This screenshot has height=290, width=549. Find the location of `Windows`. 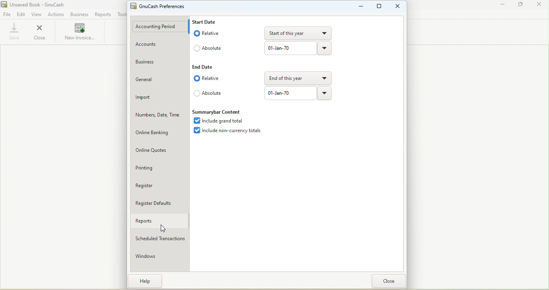

Windows is located at coordinates (158, 256).